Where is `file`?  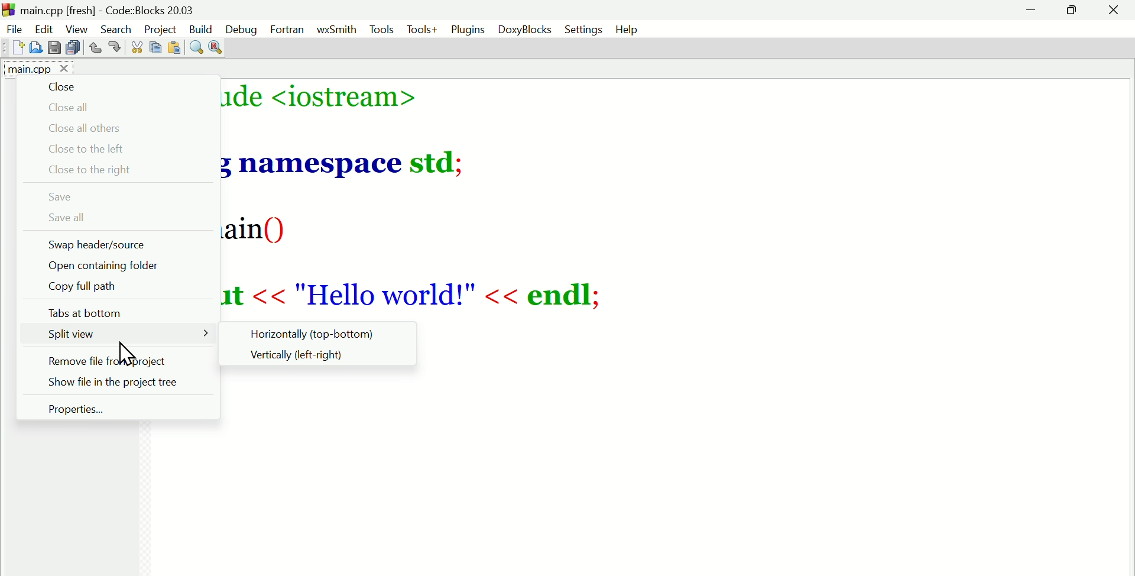 file is located at coordinates (13, 28).